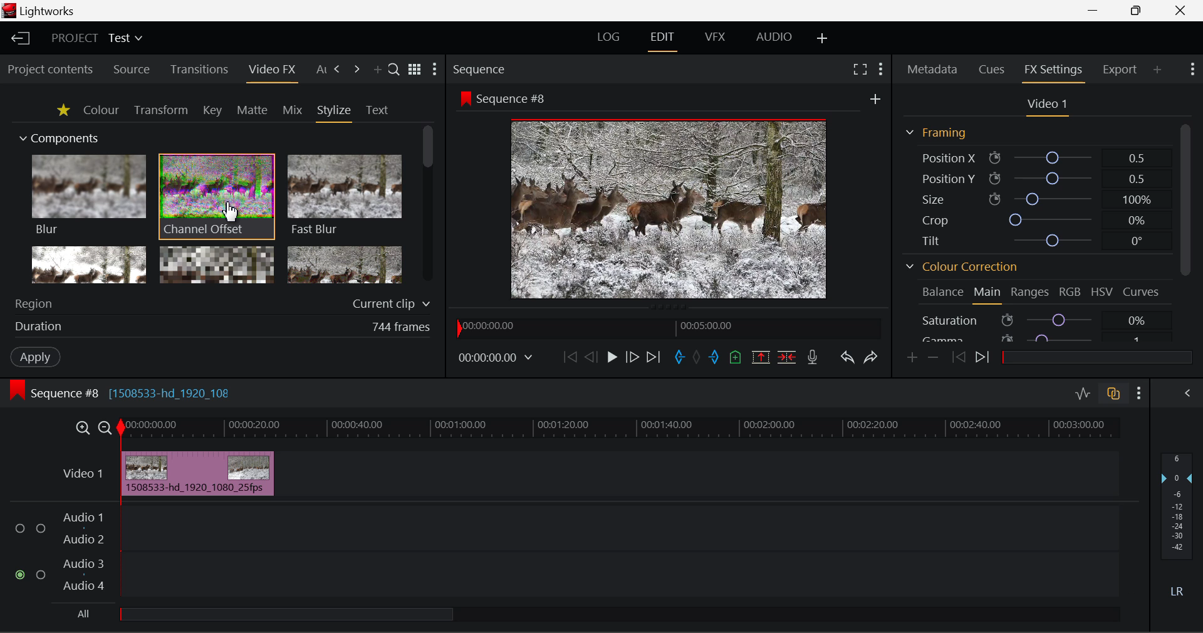  I want to click on Mark In, so click(680, 358).